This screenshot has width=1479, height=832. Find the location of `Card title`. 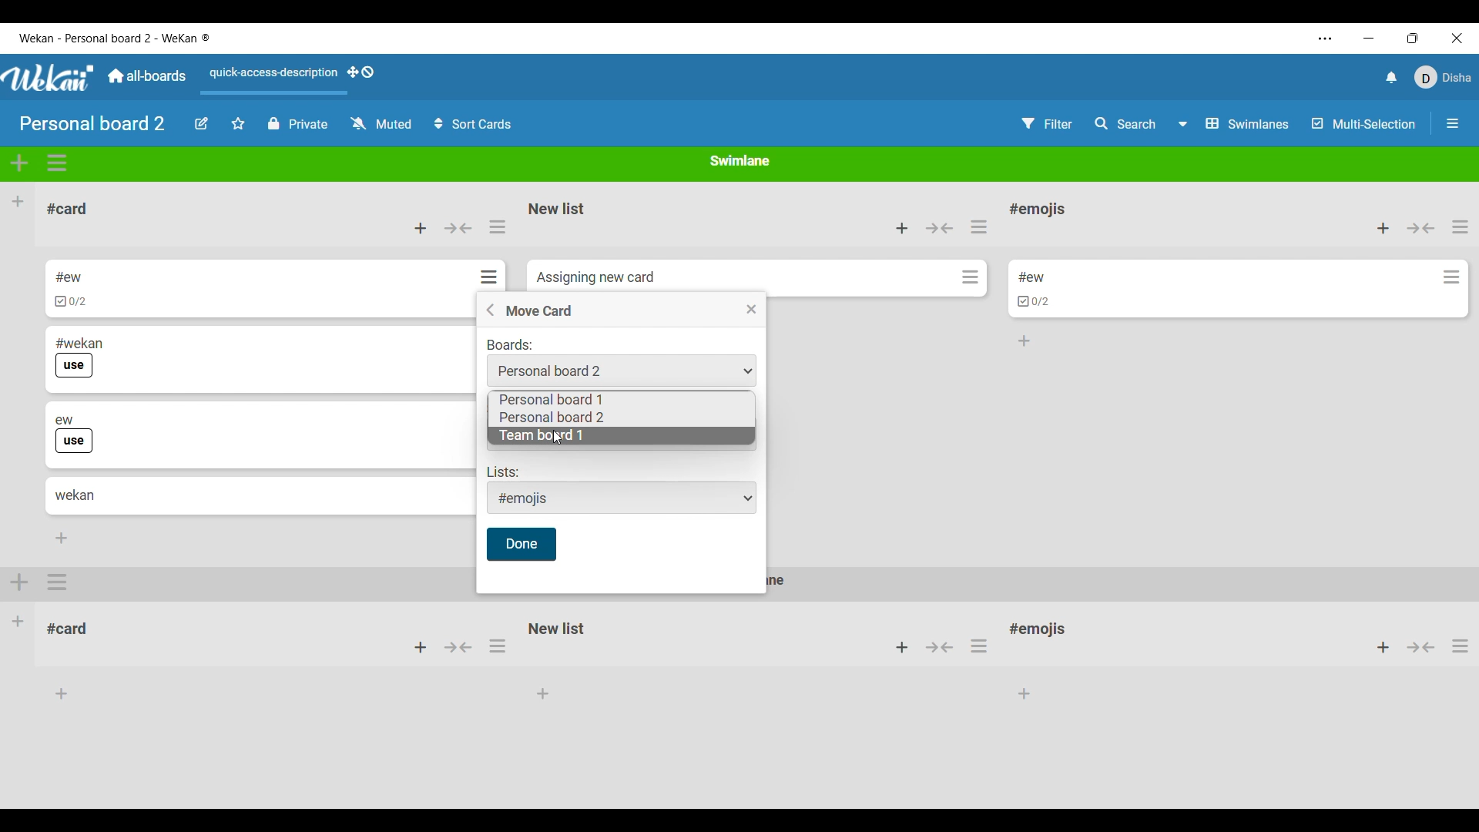

Card title is located at coordinates (75, 495).